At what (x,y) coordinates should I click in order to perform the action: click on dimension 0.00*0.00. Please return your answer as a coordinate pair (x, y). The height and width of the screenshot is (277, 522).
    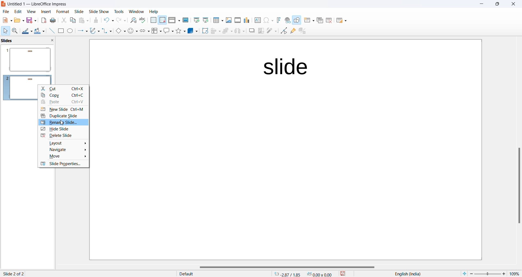
    Looking at the image, I should click on (321, 274).